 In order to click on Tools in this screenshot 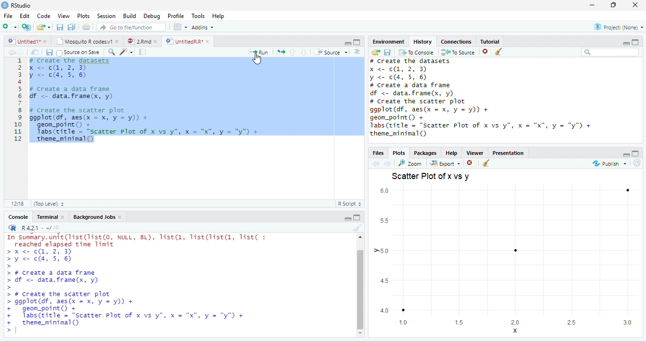, I will do `click(198, 16)`.